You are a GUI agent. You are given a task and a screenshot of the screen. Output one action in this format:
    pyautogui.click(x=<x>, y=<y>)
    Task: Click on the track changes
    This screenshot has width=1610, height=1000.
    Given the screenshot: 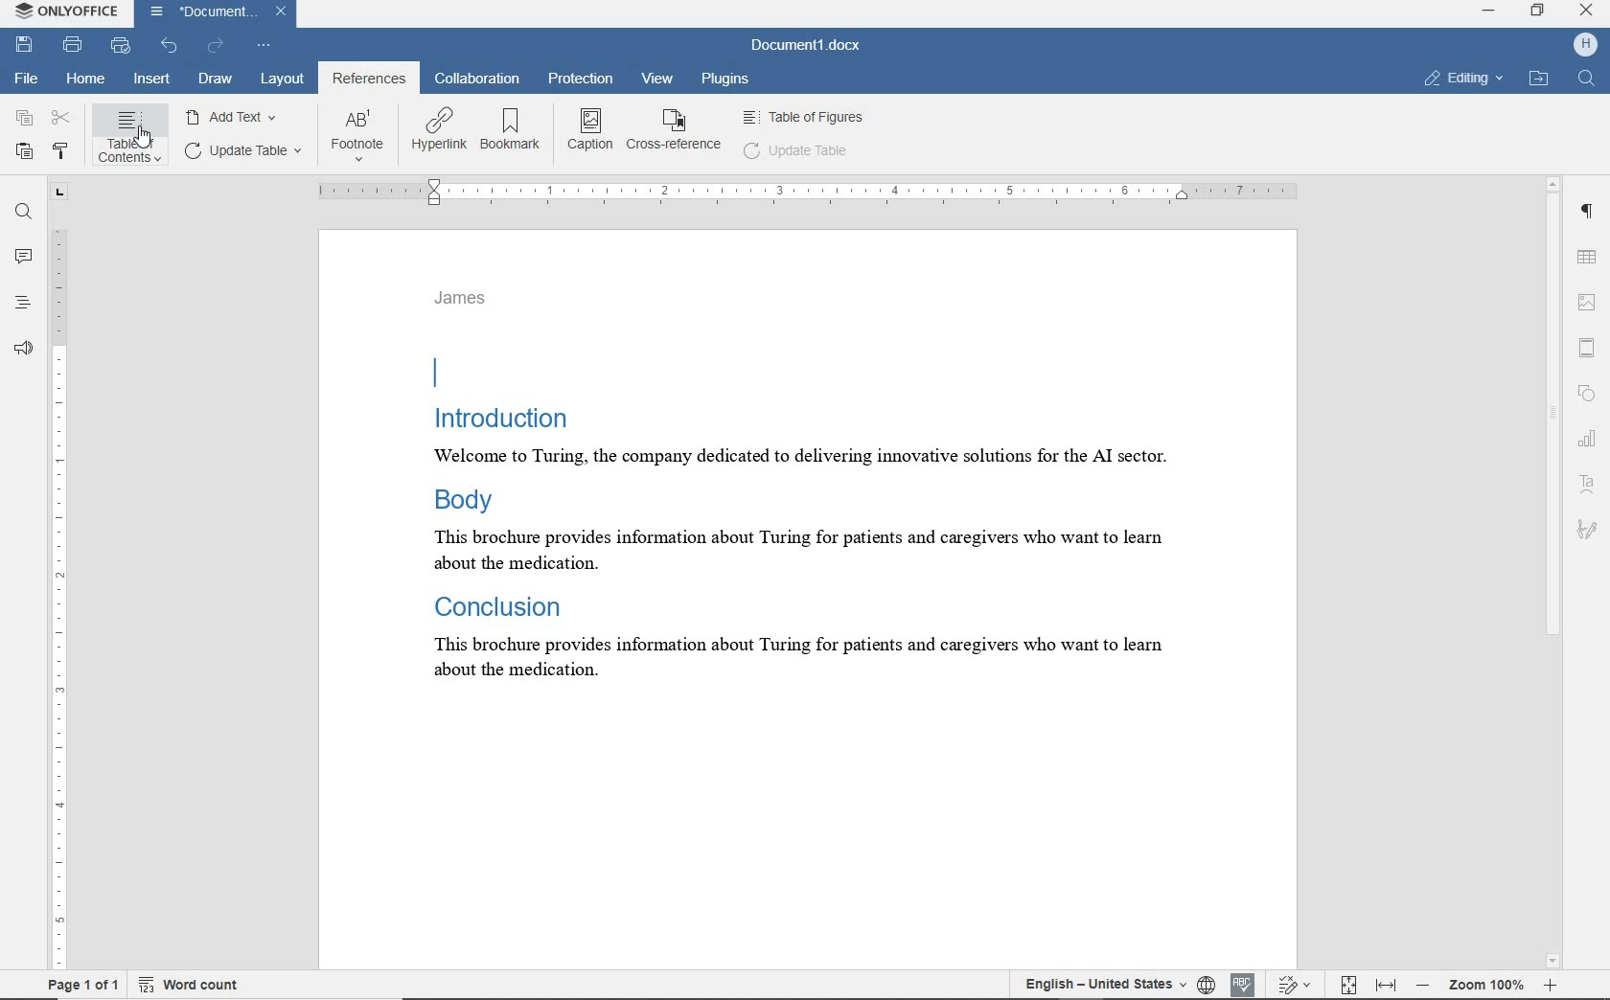 What is the action you would take?
    pyautogui.click(x=1296, y=985)
    